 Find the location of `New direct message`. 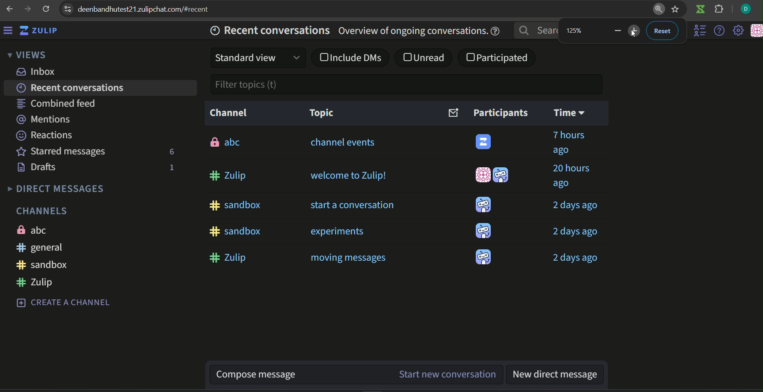

New direct message is located at coordinates (555, 375).